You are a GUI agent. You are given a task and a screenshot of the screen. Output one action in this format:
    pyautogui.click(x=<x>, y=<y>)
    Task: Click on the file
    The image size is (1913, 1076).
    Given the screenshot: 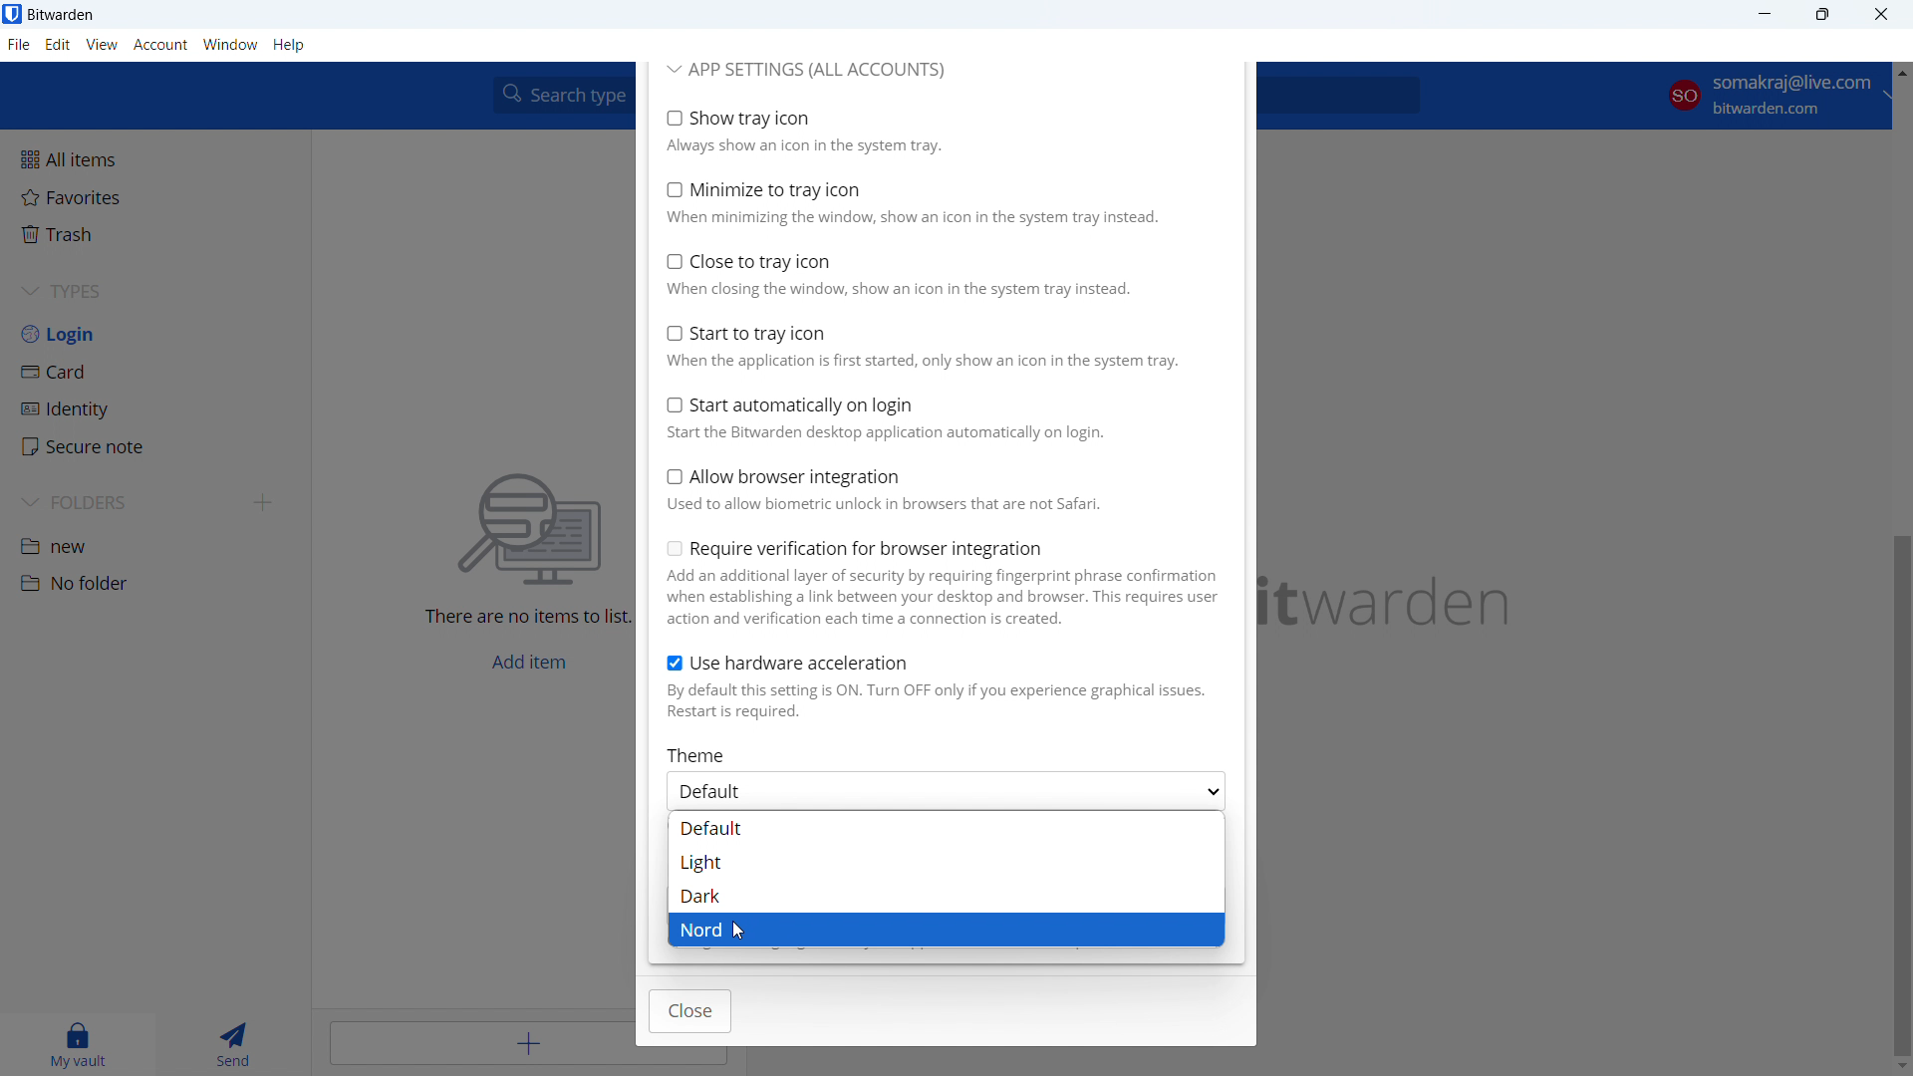 What is the action you would take?
    pyautogui.click(x=19, y=45)
    